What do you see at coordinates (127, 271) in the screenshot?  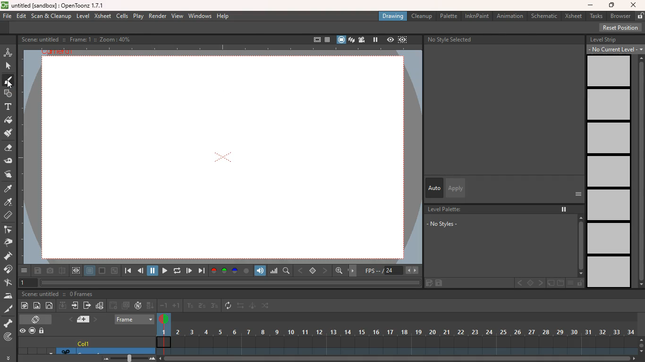 I see `beggining` at bounding box center [127, 271].